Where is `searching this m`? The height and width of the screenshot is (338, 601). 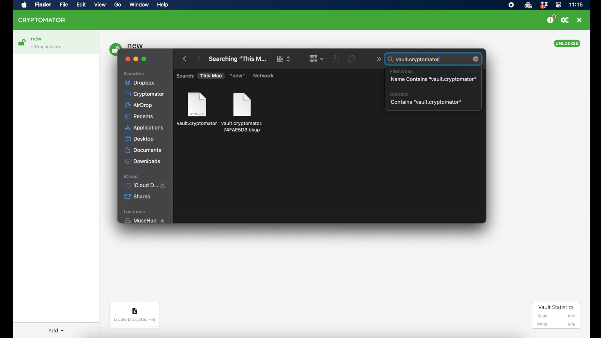
searching this m is located at coordinates (238, 59).